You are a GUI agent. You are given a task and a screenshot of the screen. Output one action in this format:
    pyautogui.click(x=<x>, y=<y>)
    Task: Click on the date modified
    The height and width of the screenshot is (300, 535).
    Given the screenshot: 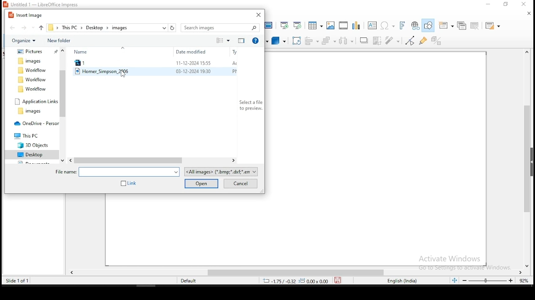 What is the action you would take?
    pyautogui.click(x=189, y=51)
    